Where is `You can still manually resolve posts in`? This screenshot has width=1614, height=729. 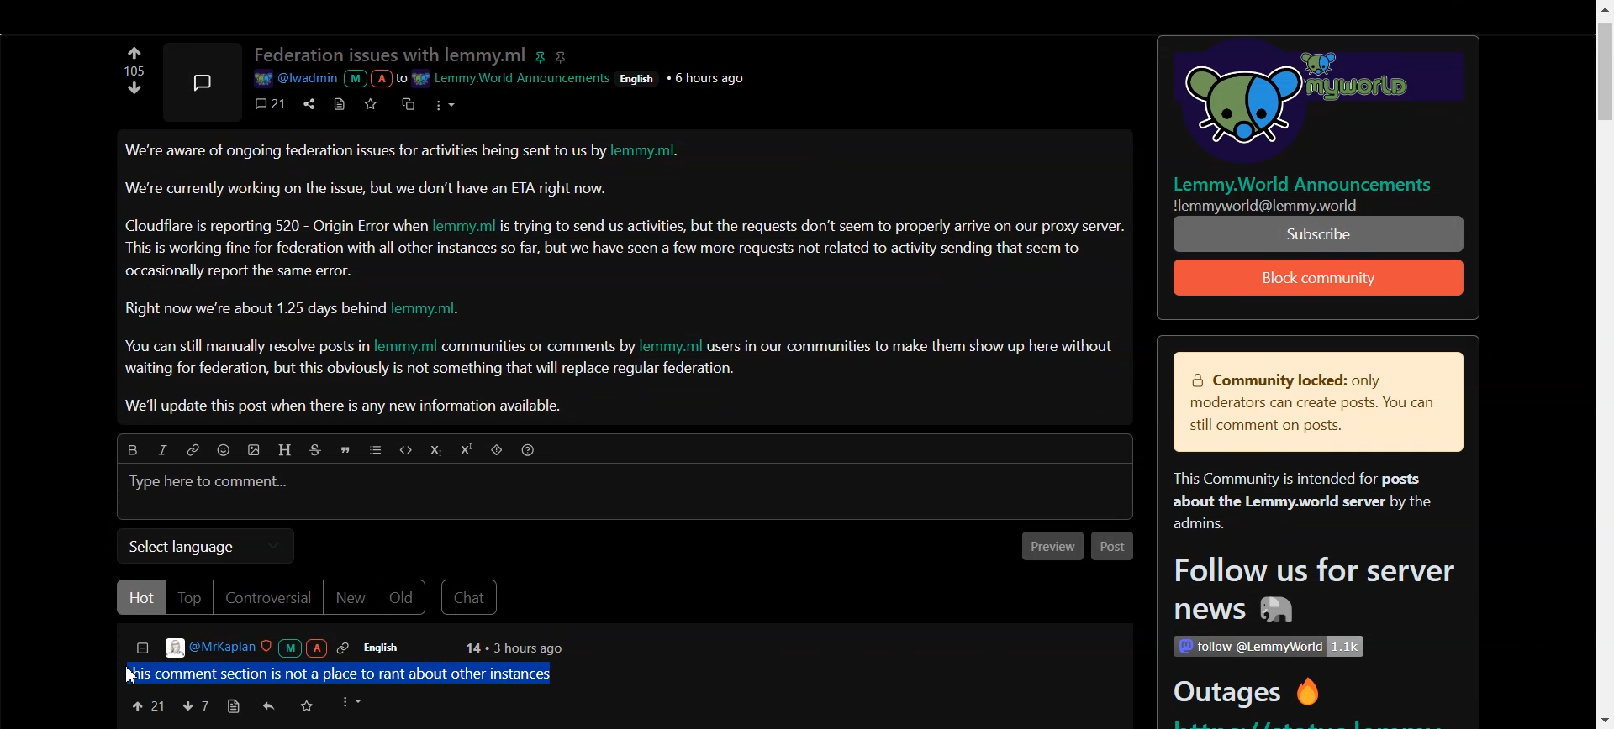 You can still manually resolve posts in is located at coordinates (242, 349).